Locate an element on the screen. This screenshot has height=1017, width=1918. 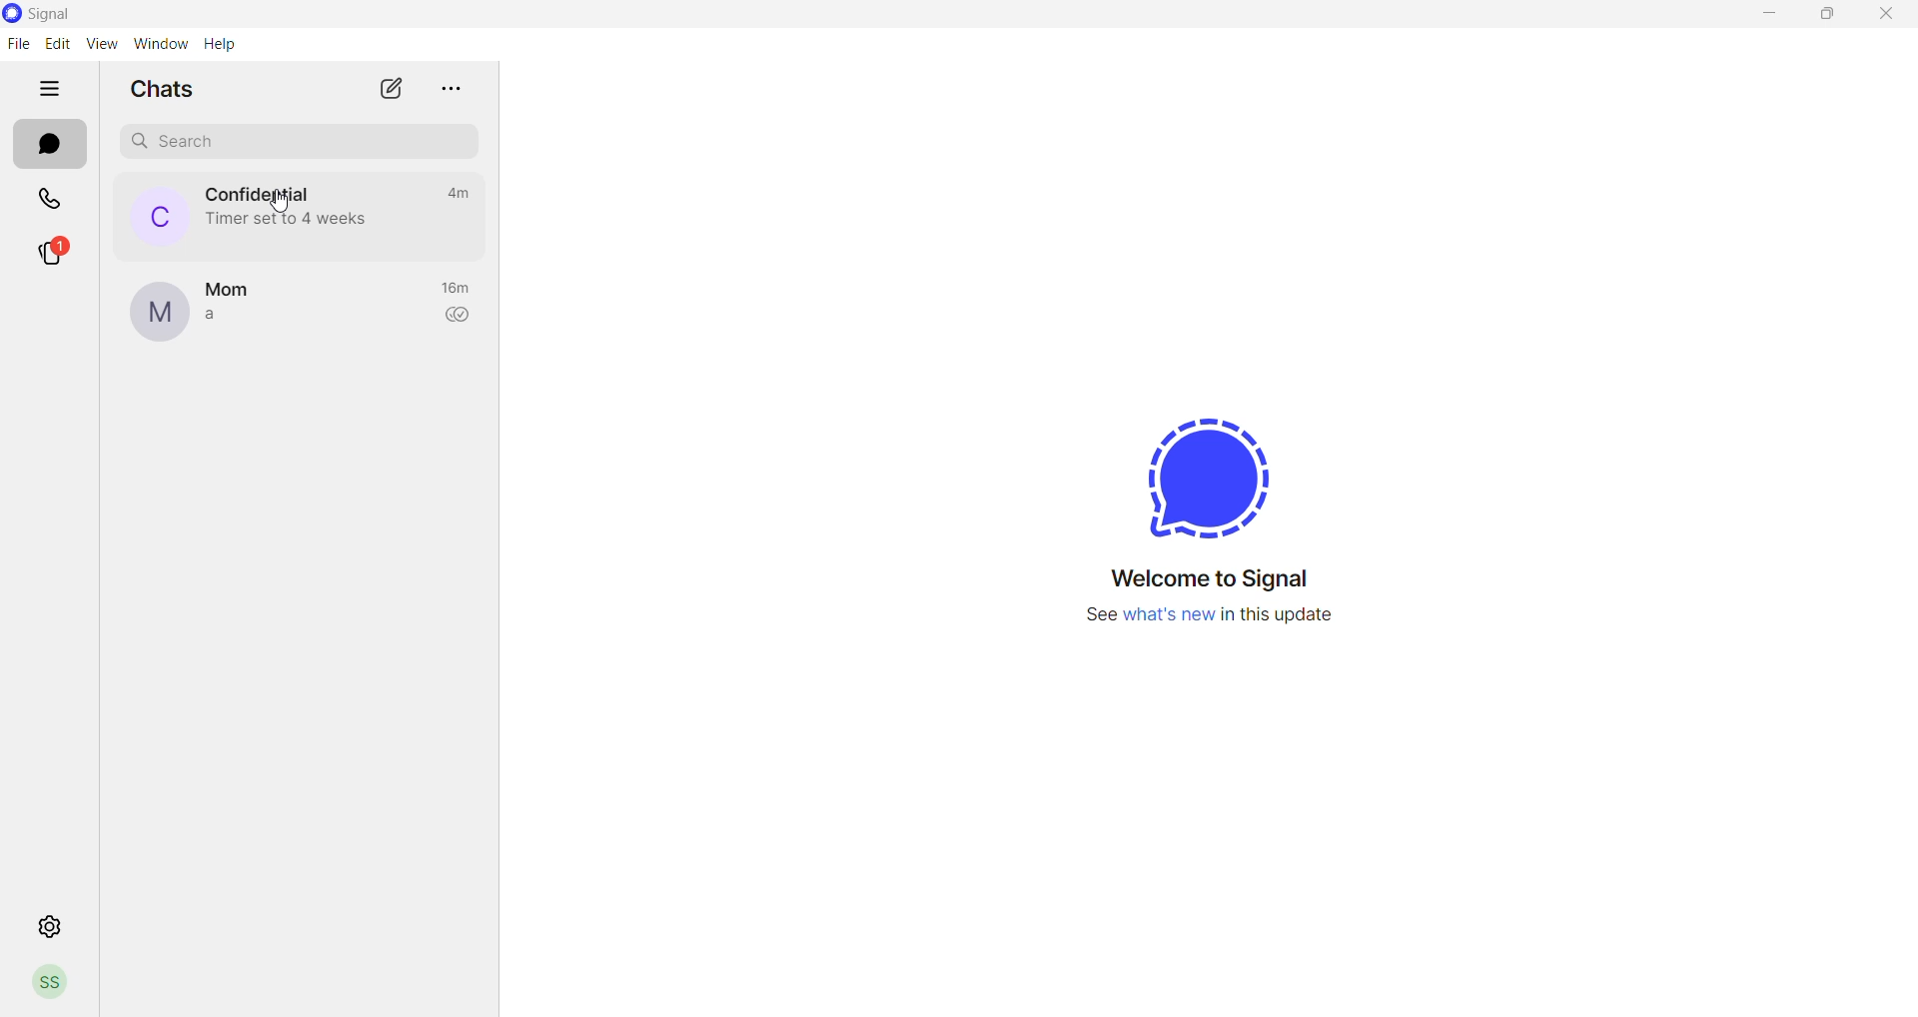
maximize is located at coordinates (1829, 15).